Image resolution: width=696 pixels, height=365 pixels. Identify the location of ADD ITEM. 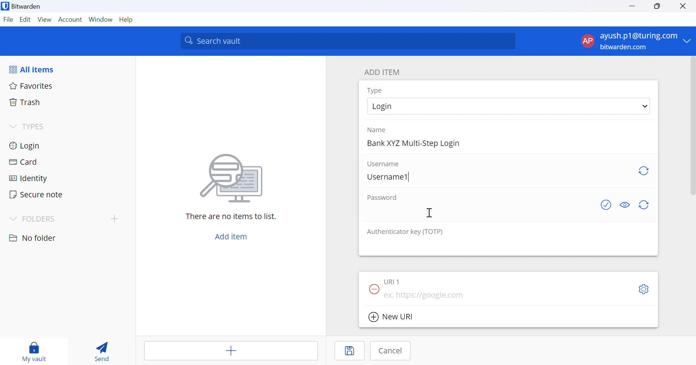
(384, 71).